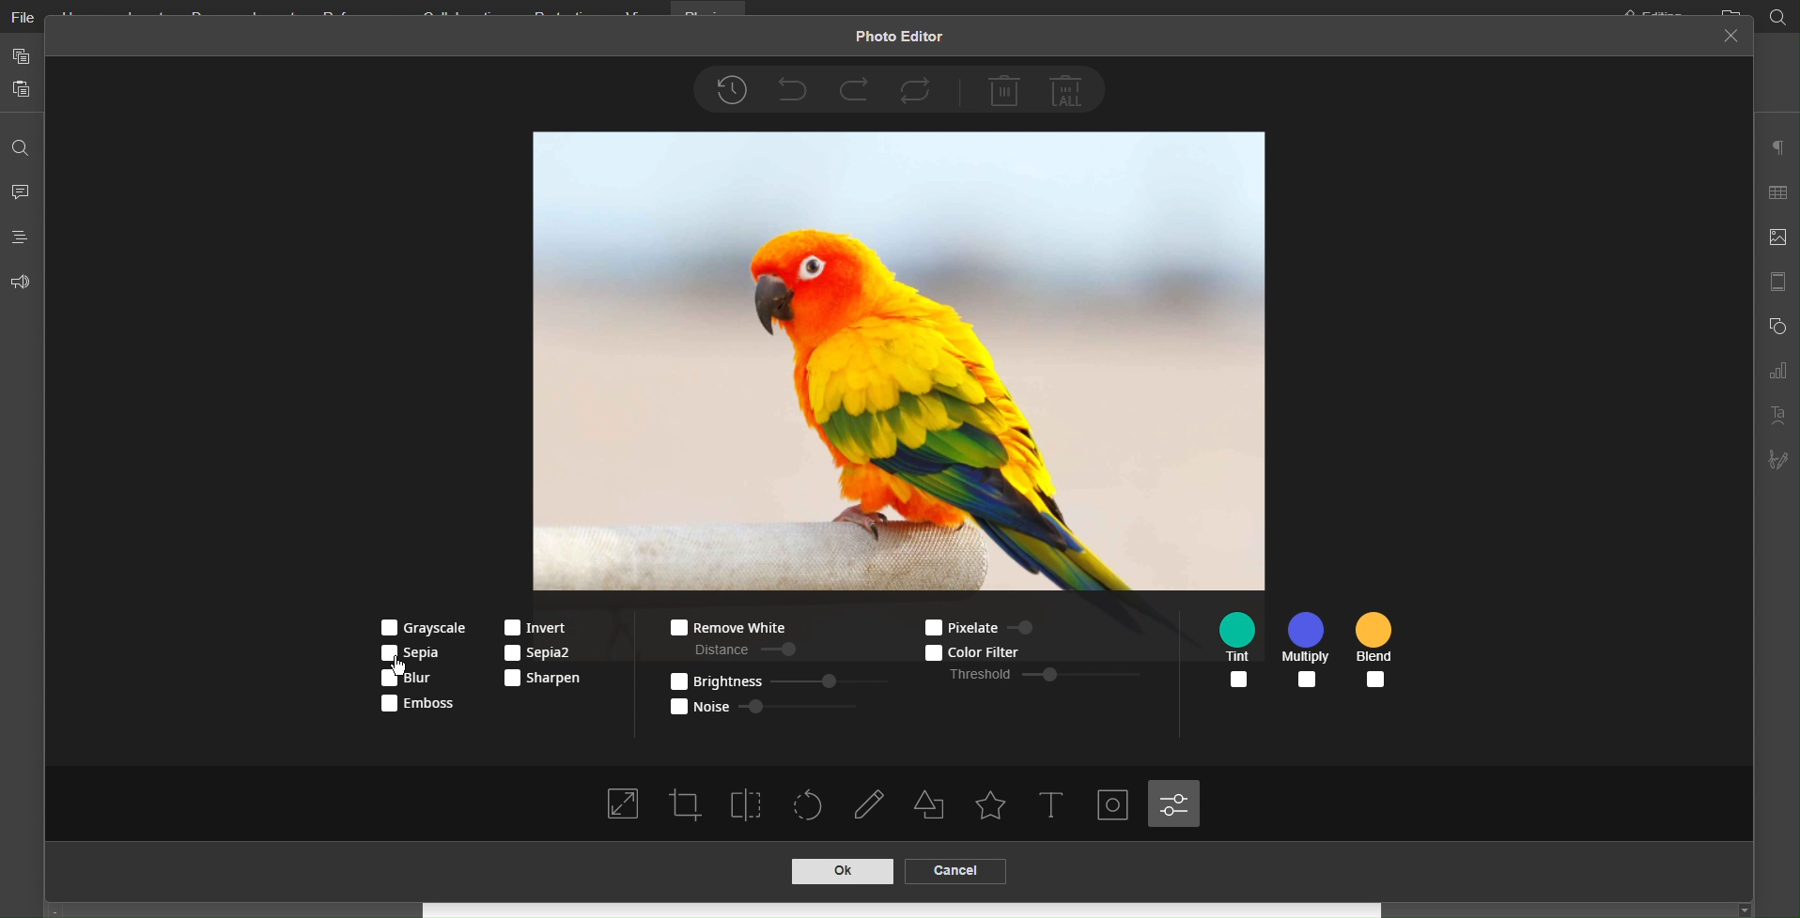  I want to click on Table Settings, so click(1777, 197).